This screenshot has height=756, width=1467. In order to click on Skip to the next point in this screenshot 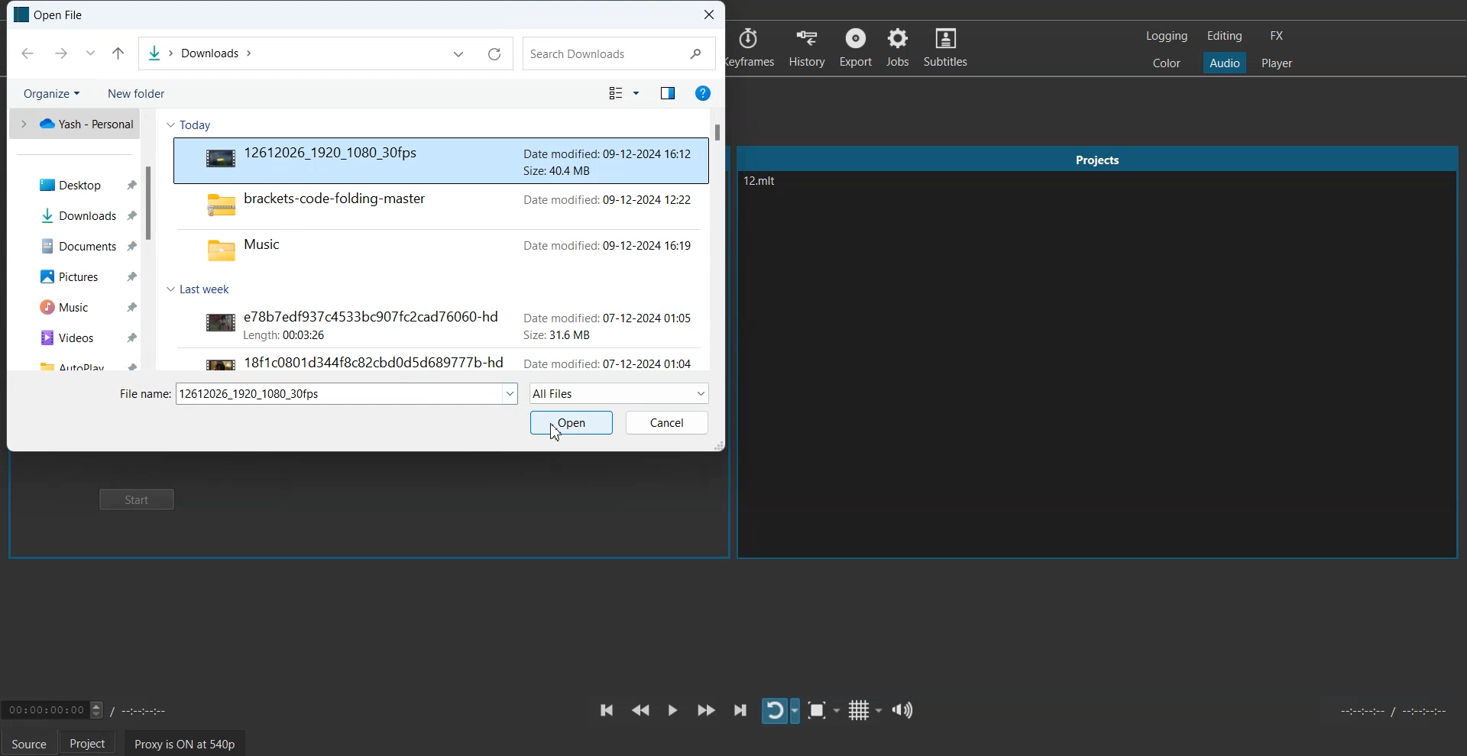, I will do `click(740, 709)`.